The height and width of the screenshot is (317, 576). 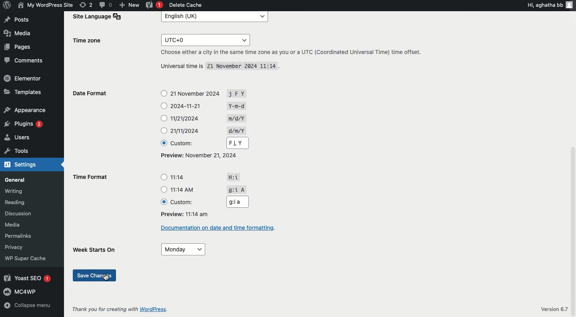 I want to click on Elementor, so click(x=24, y=78).